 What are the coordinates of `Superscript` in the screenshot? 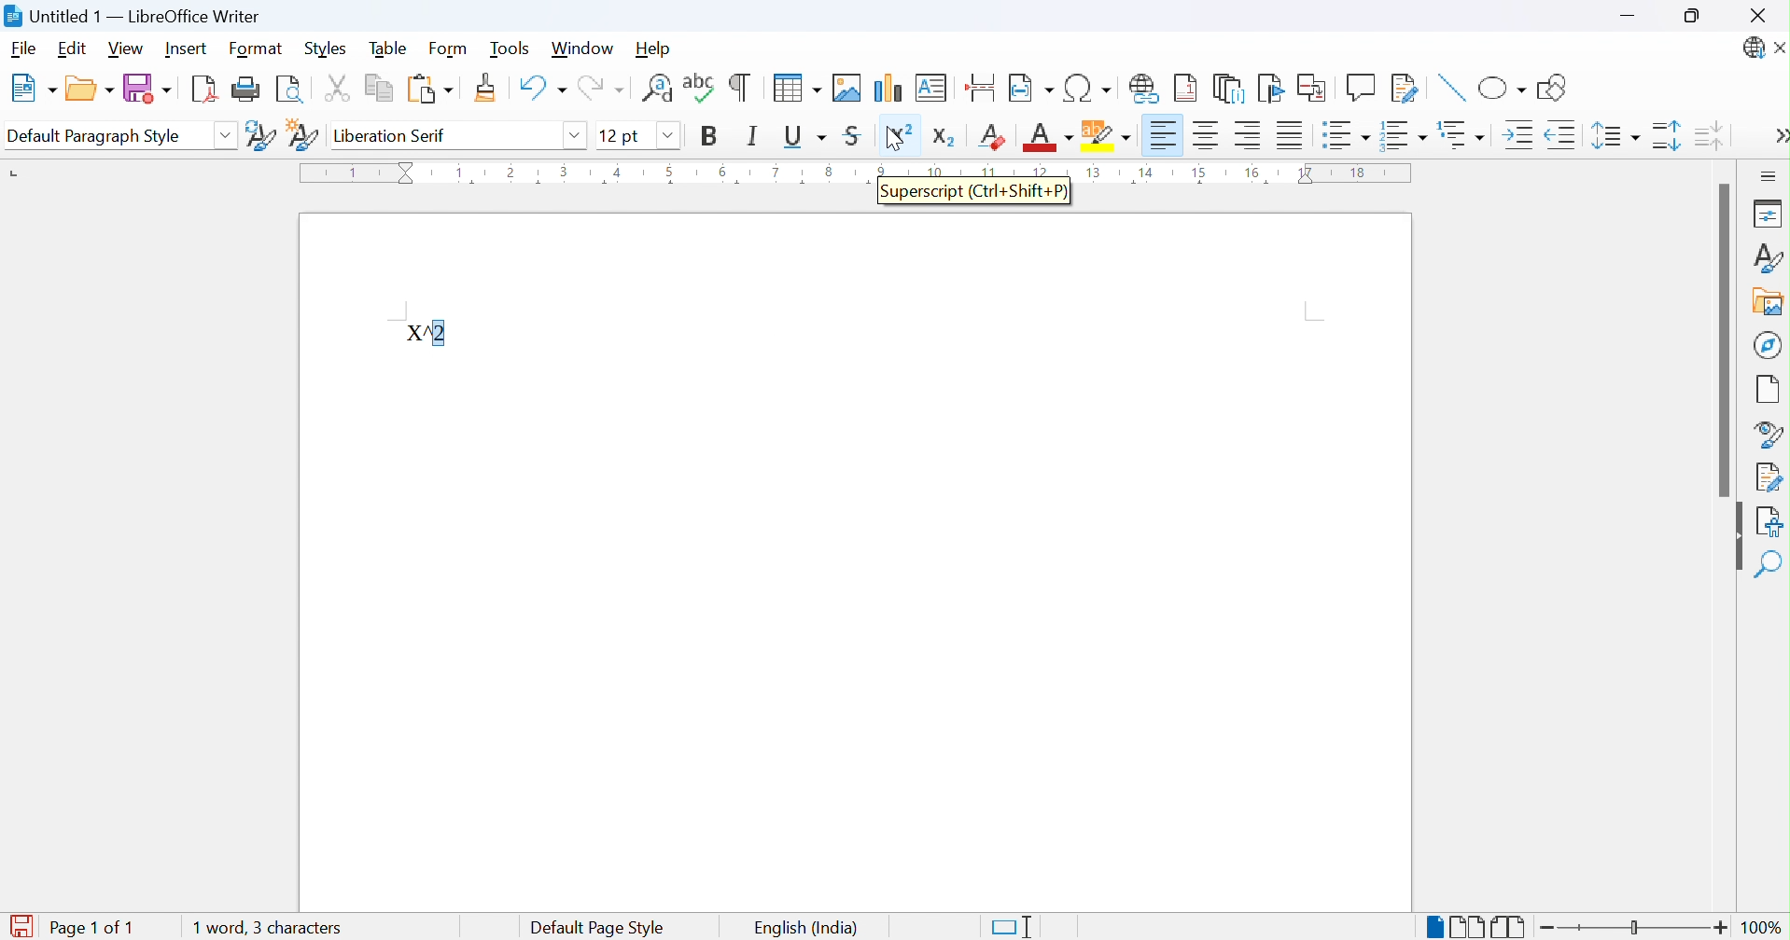 It's located at (896, 134).